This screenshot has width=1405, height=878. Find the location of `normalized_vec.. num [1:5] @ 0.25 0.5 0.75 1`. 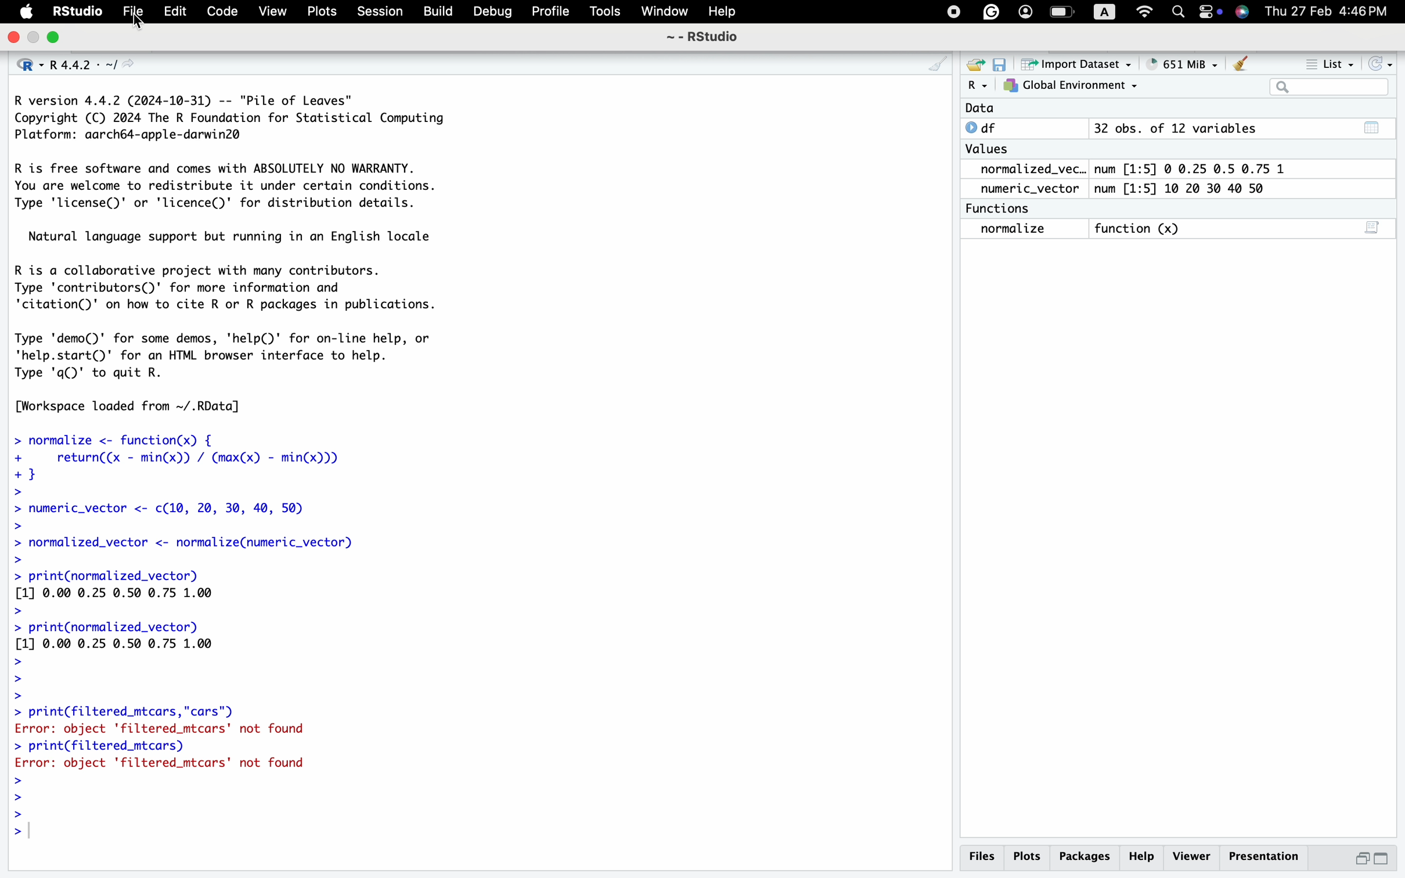

normalized_vec.. num [1:5] @ 0.25 0.5 0.75 1 is located at coordinates (1137, 168).